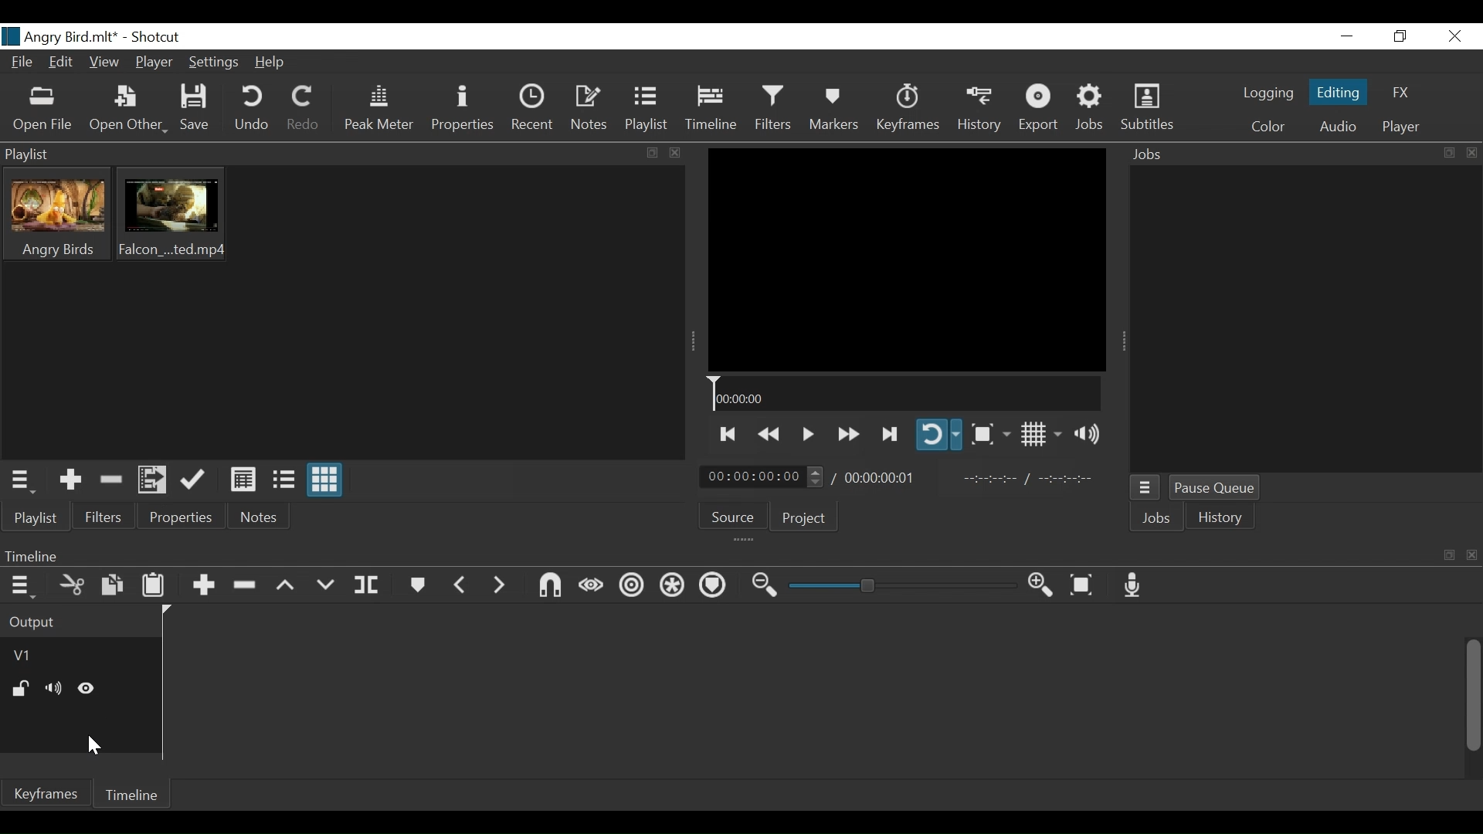 This screenshot has height=834, width=1483. Describe the element at coordinates (185, 517) in the screenshot. I see `Properties` at that location.